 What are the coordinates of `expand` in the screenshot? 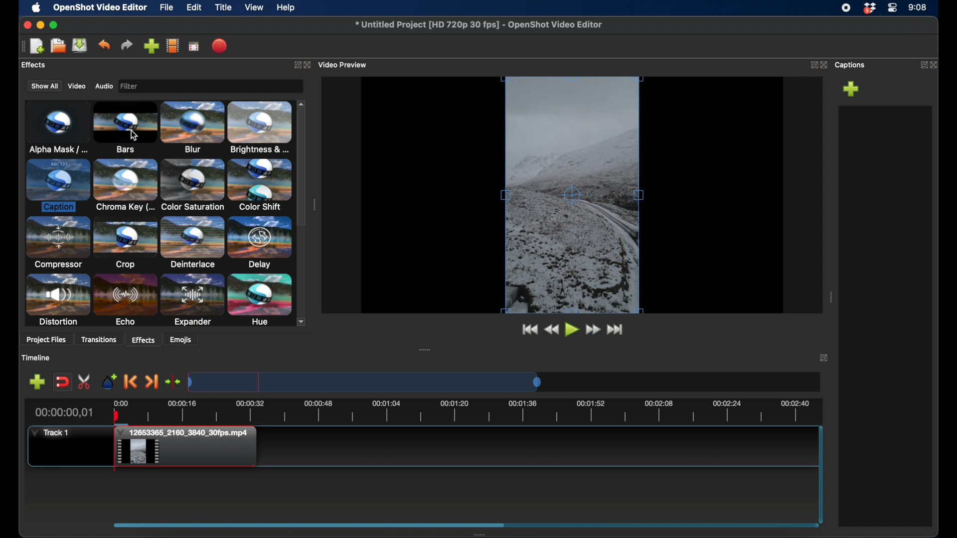 It's located at (812, 65).